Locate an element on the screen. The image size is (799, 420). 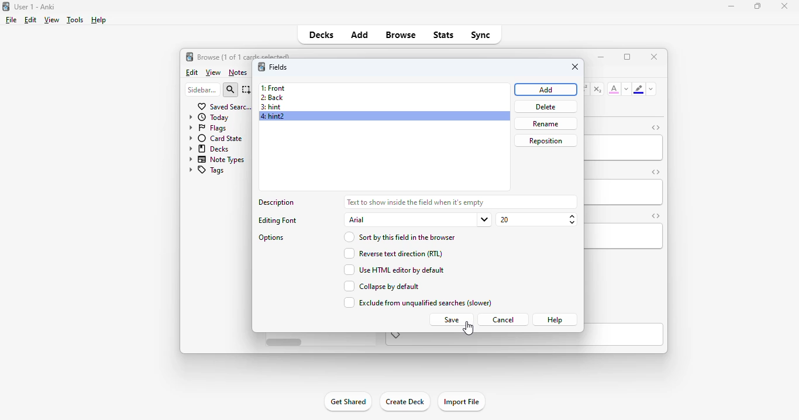
close is located at coordinates (784, 6).